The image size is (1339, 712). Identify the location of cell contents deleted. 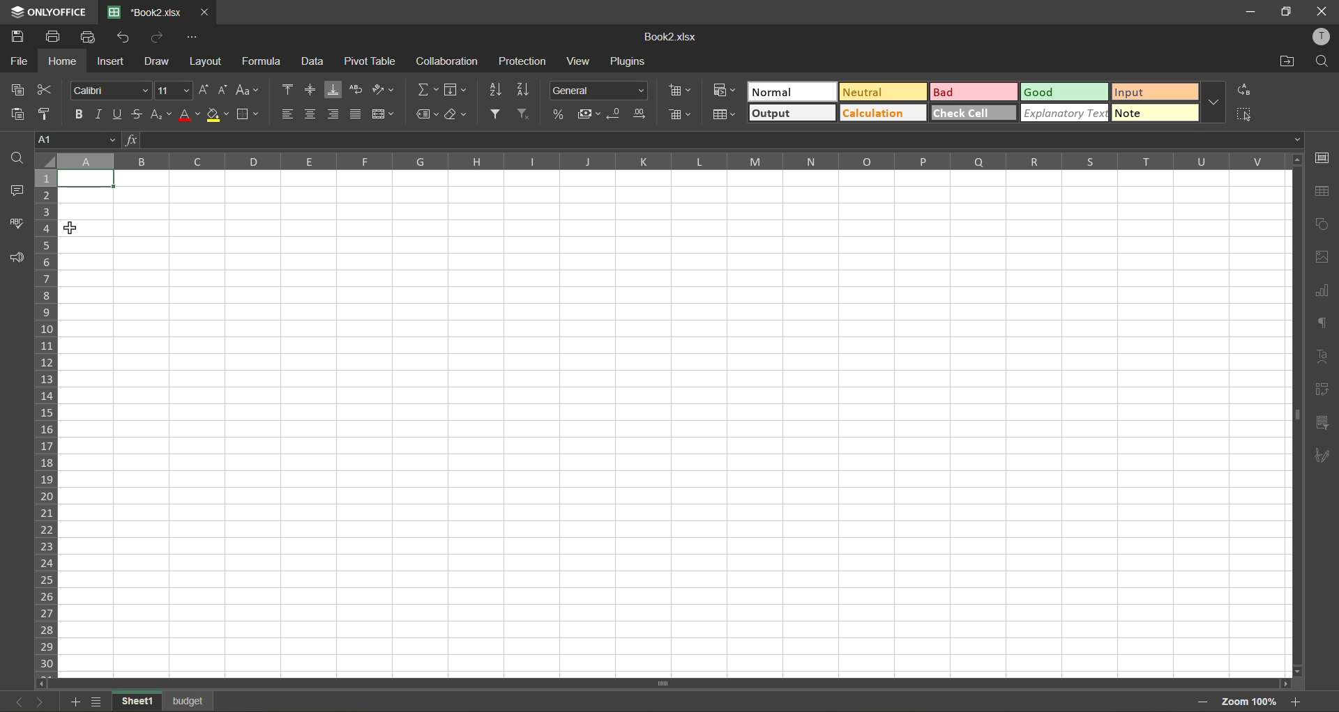
(86, 180).